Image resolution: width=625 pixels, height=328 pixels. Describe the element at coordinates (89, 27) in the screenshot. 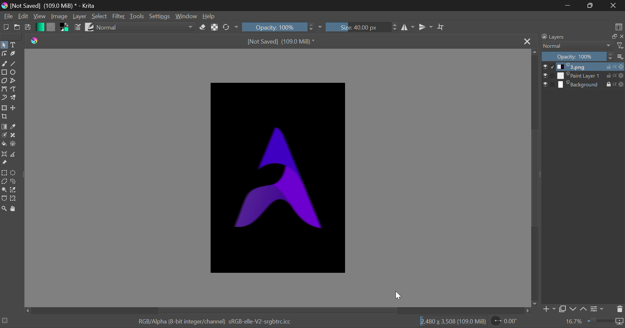

I see `Brush Presets` at that location.